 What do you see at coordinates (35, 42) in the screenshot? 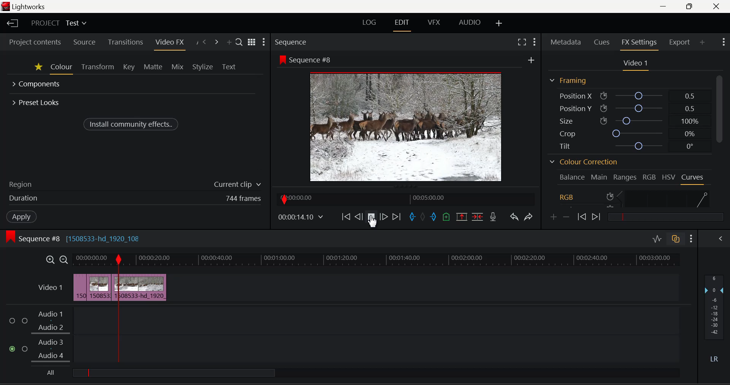
I see `Project contents` at bounding box center [35, 42].